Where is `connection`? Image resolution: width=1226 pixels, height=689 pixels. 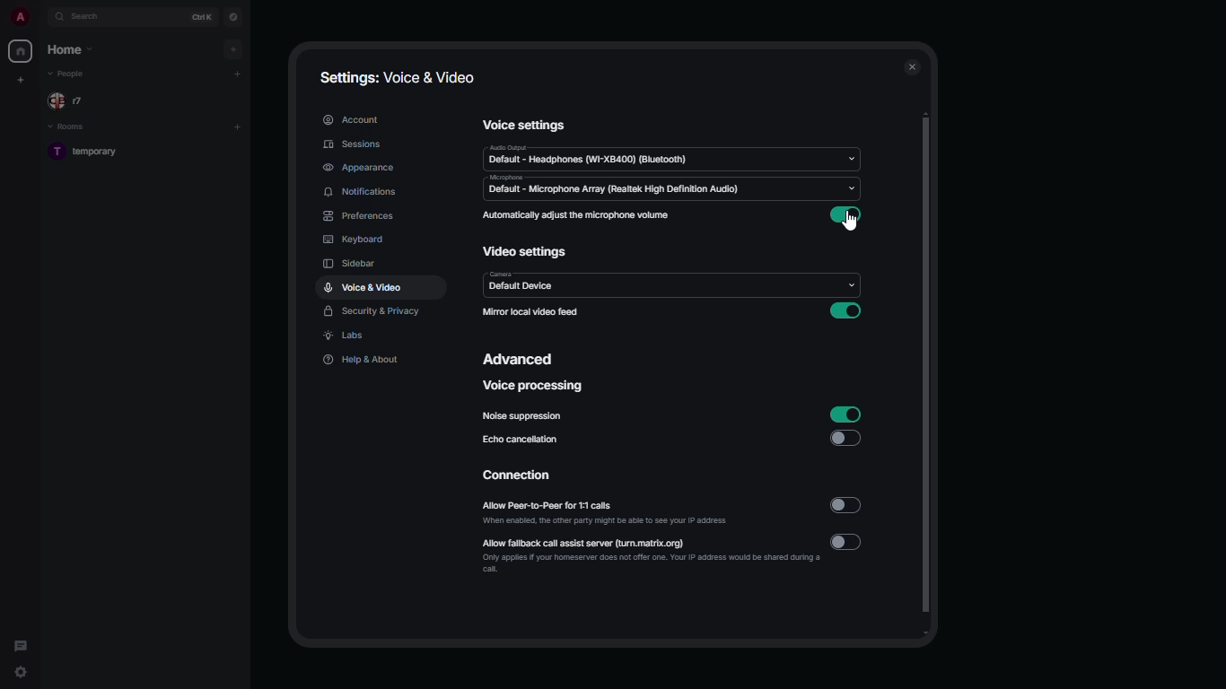 connection is located at coordinates (524, 476).